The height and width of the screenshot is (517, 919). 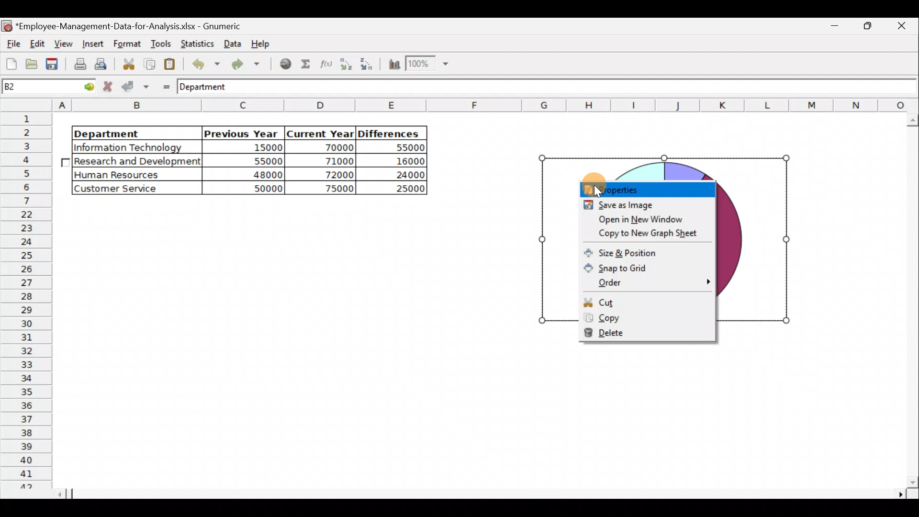 I want to click on 55000, so click(x=262, y=161).